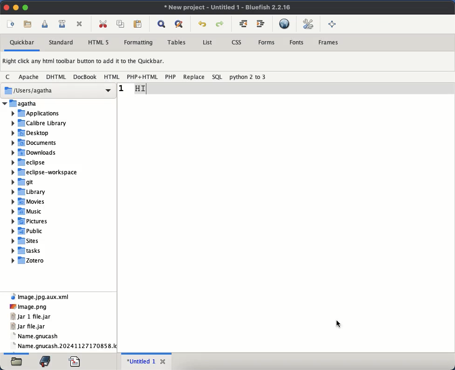 Image resolution: width=455 pixels, height=370 pixels. I want to click on minimize, so click(16, 8).